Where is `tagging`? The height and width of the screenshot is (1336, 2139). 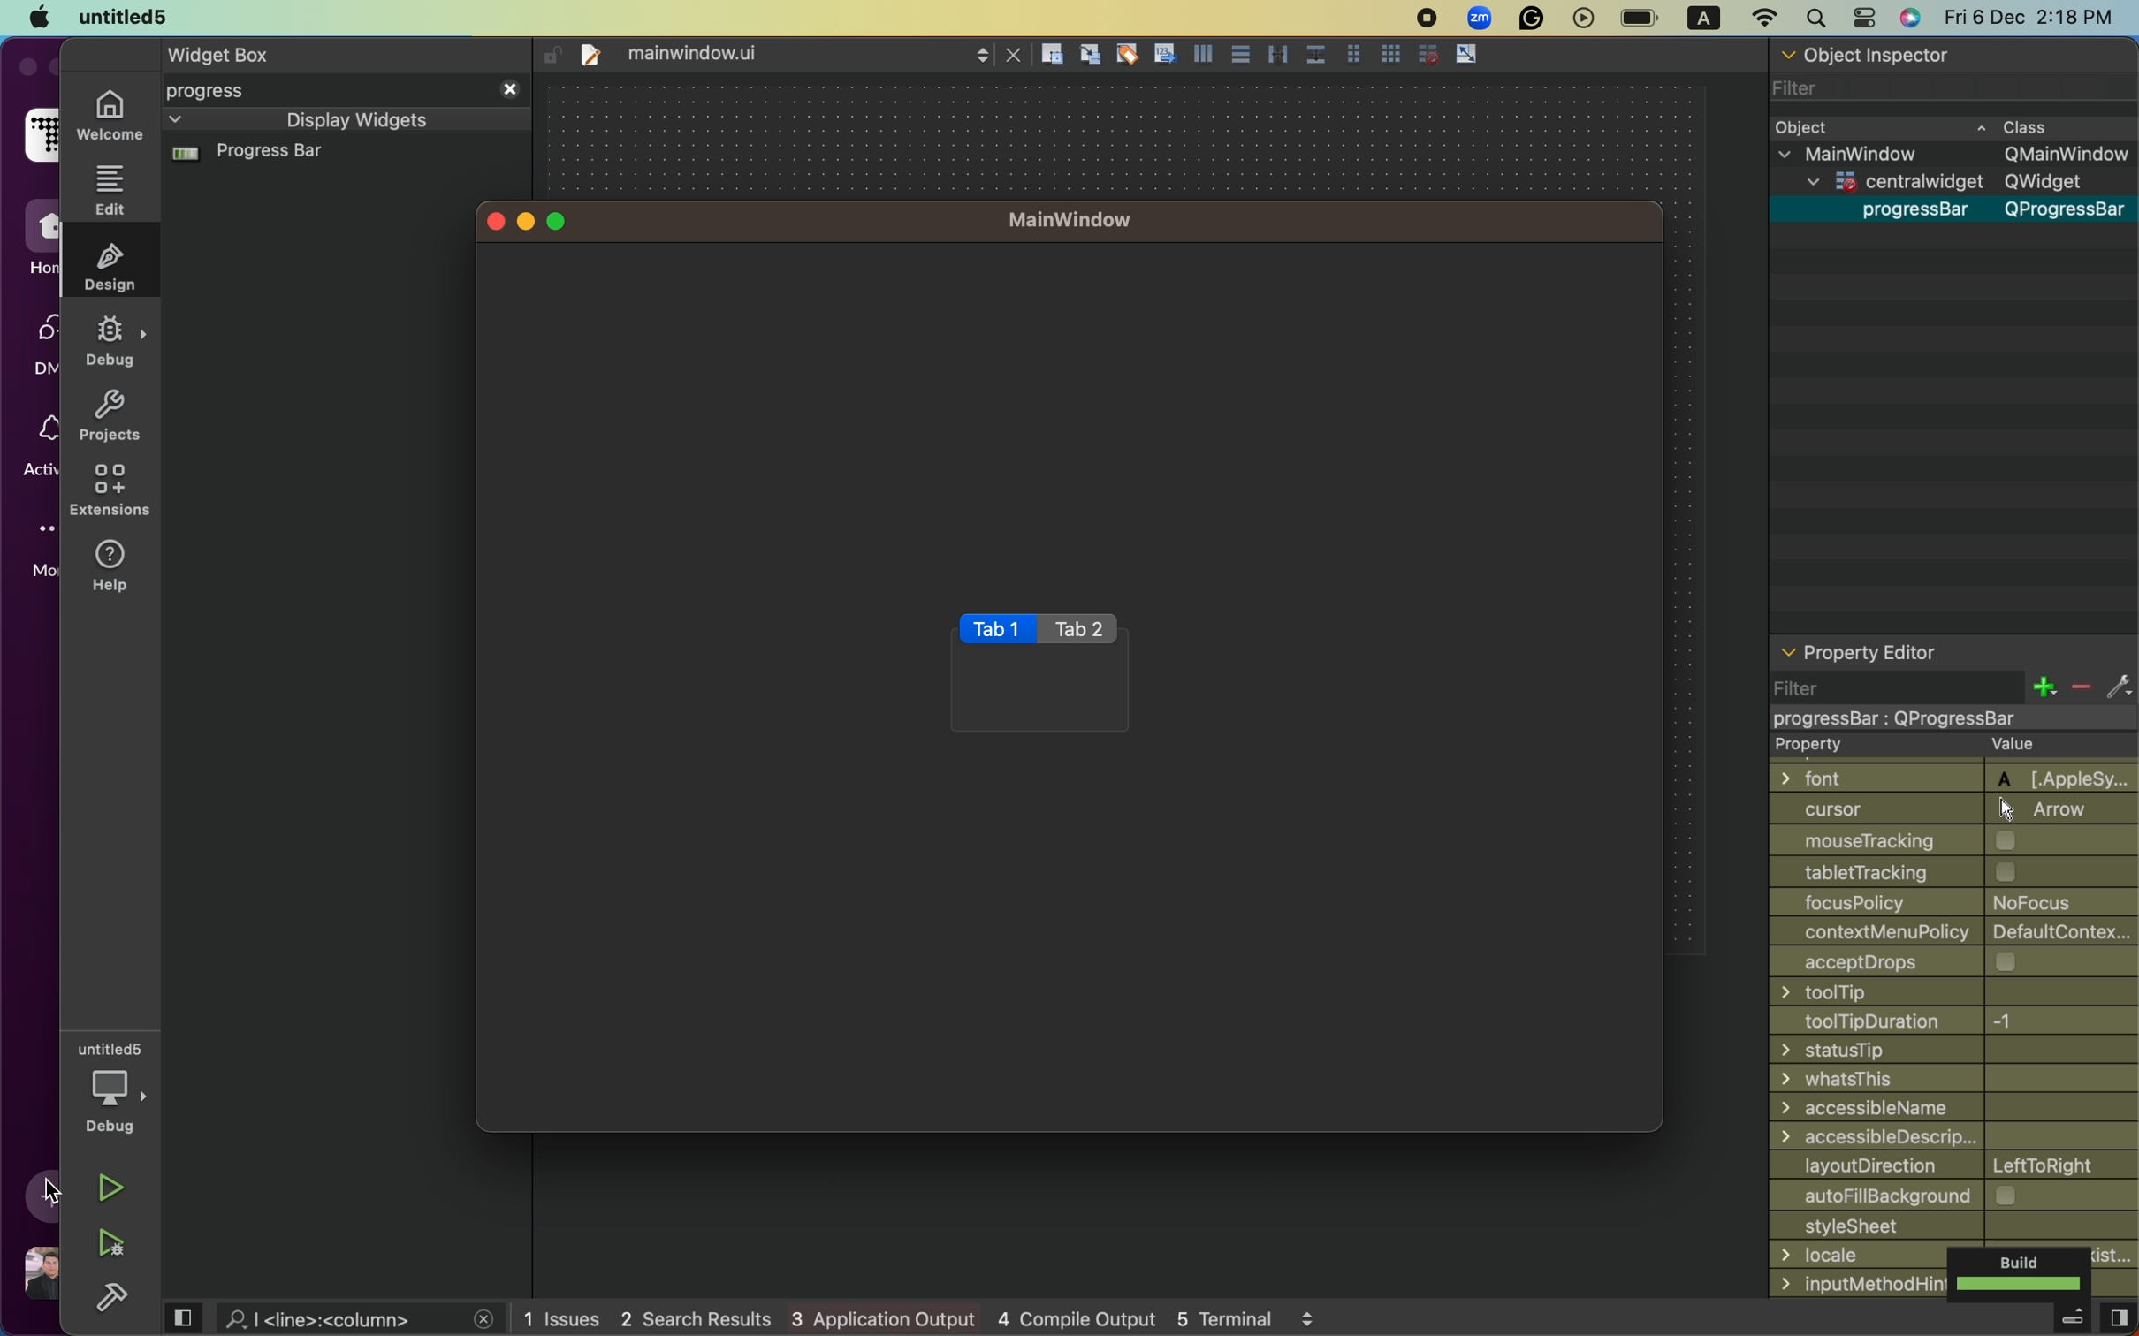 tagging is located at coordinates (1129, 53).